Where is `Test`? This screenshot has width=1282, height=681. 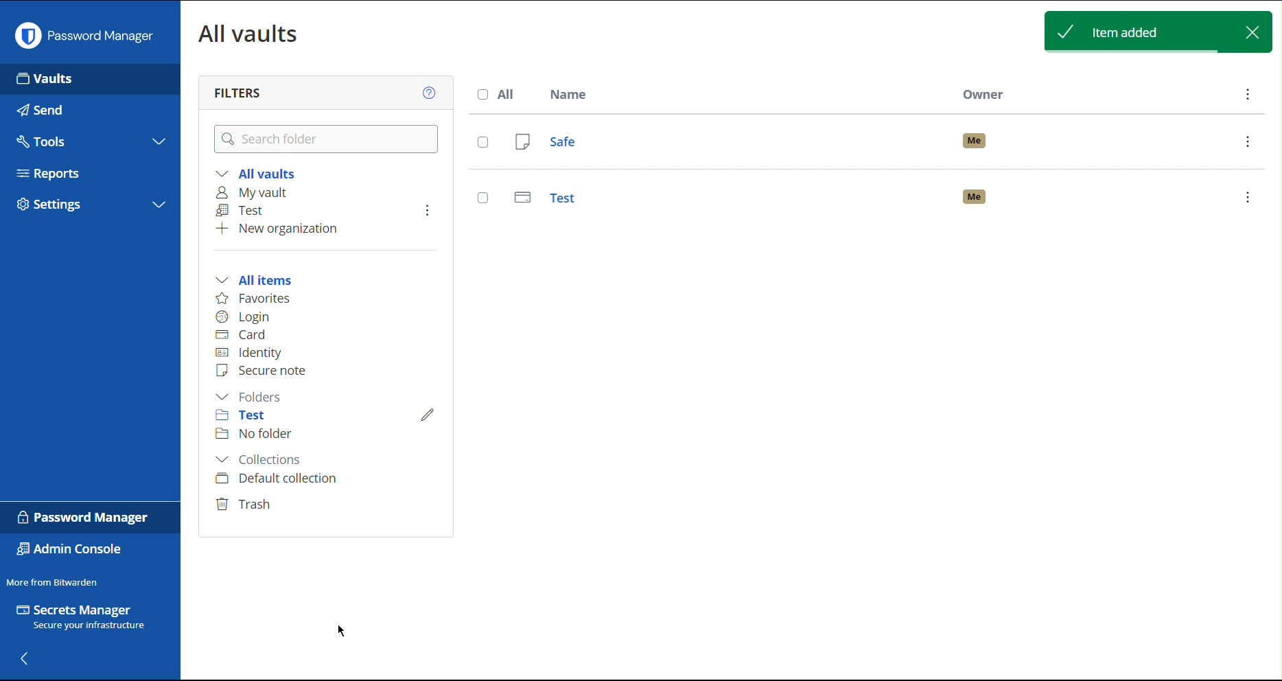 Test is located at coordinates (862, 198).